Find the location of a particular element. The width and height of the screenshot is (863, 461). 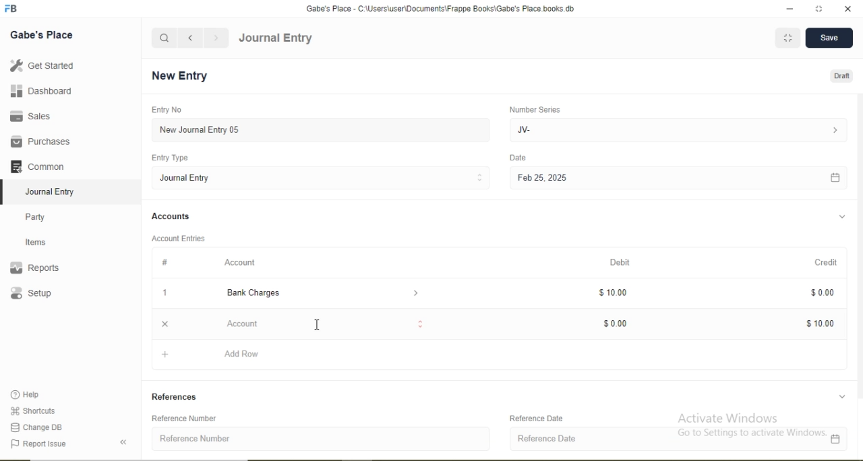

Bank Charges is located at coordinates (316, 293).